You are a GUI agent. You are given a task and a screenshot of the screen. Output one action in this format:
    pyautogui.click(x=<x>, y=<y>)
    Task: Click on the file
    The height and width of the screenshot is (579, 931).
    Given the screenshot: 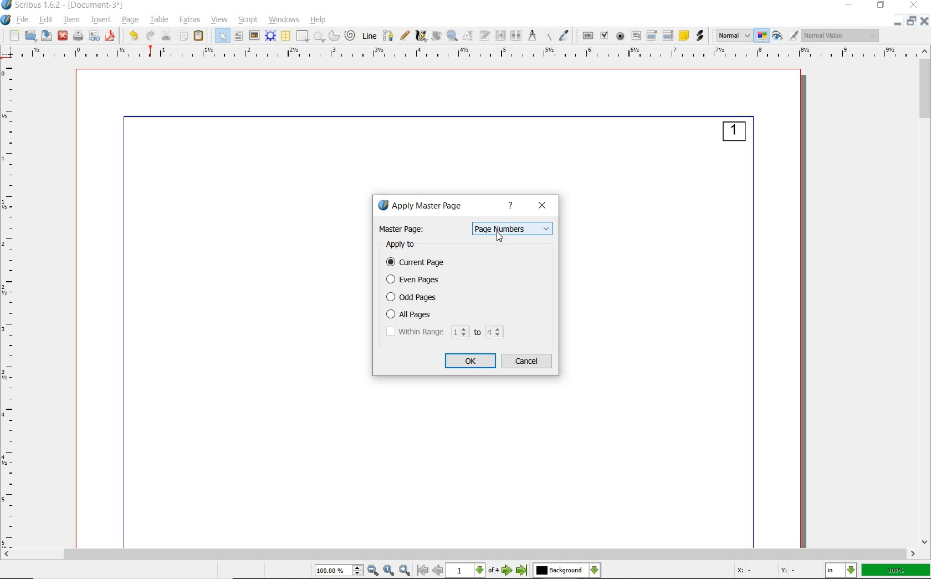 What is the action you would take?
    pyautogui.click(x=24, y=20)
    